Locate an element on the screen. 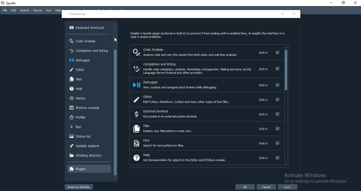  scroll bar is located at coordinates (116, 104).